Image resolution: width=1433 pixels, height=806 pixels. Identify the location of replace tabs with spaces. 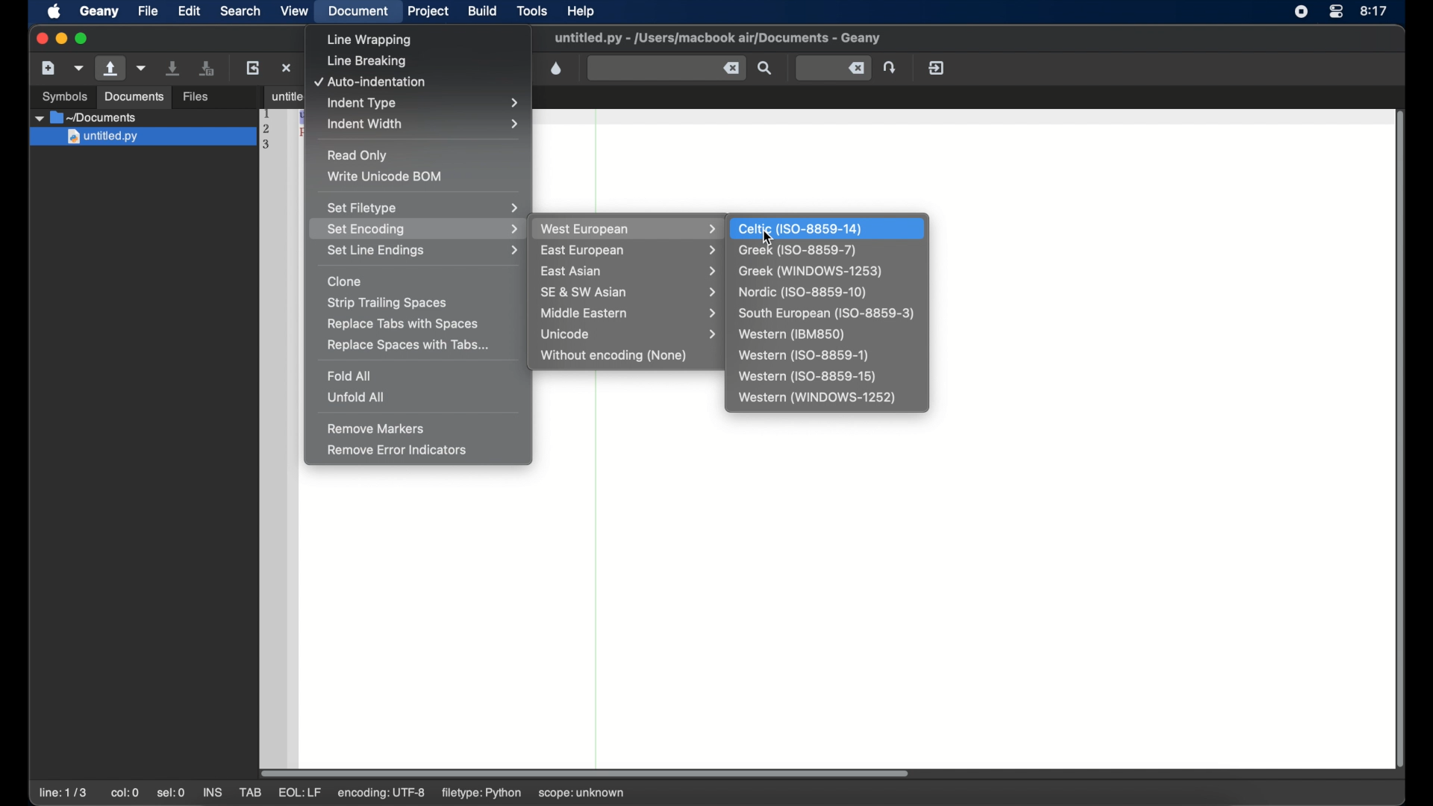
(404, 324).